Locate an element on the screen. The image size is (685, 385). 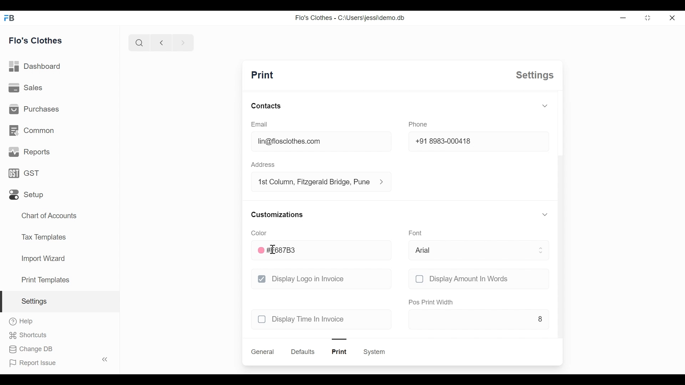
8 is located at coordinates (479, 319).